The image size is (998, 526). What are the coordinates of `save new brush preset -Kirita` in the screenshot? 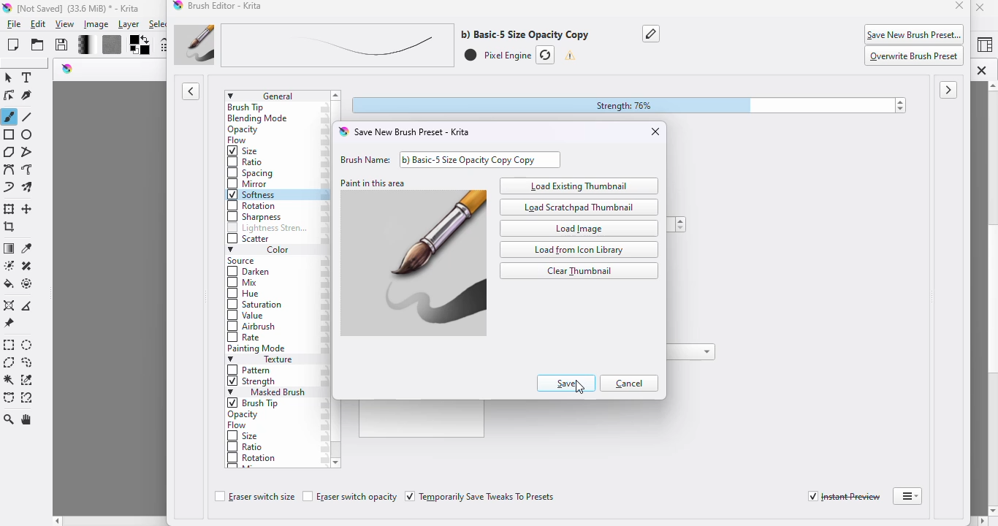 It's located at (414, 132).